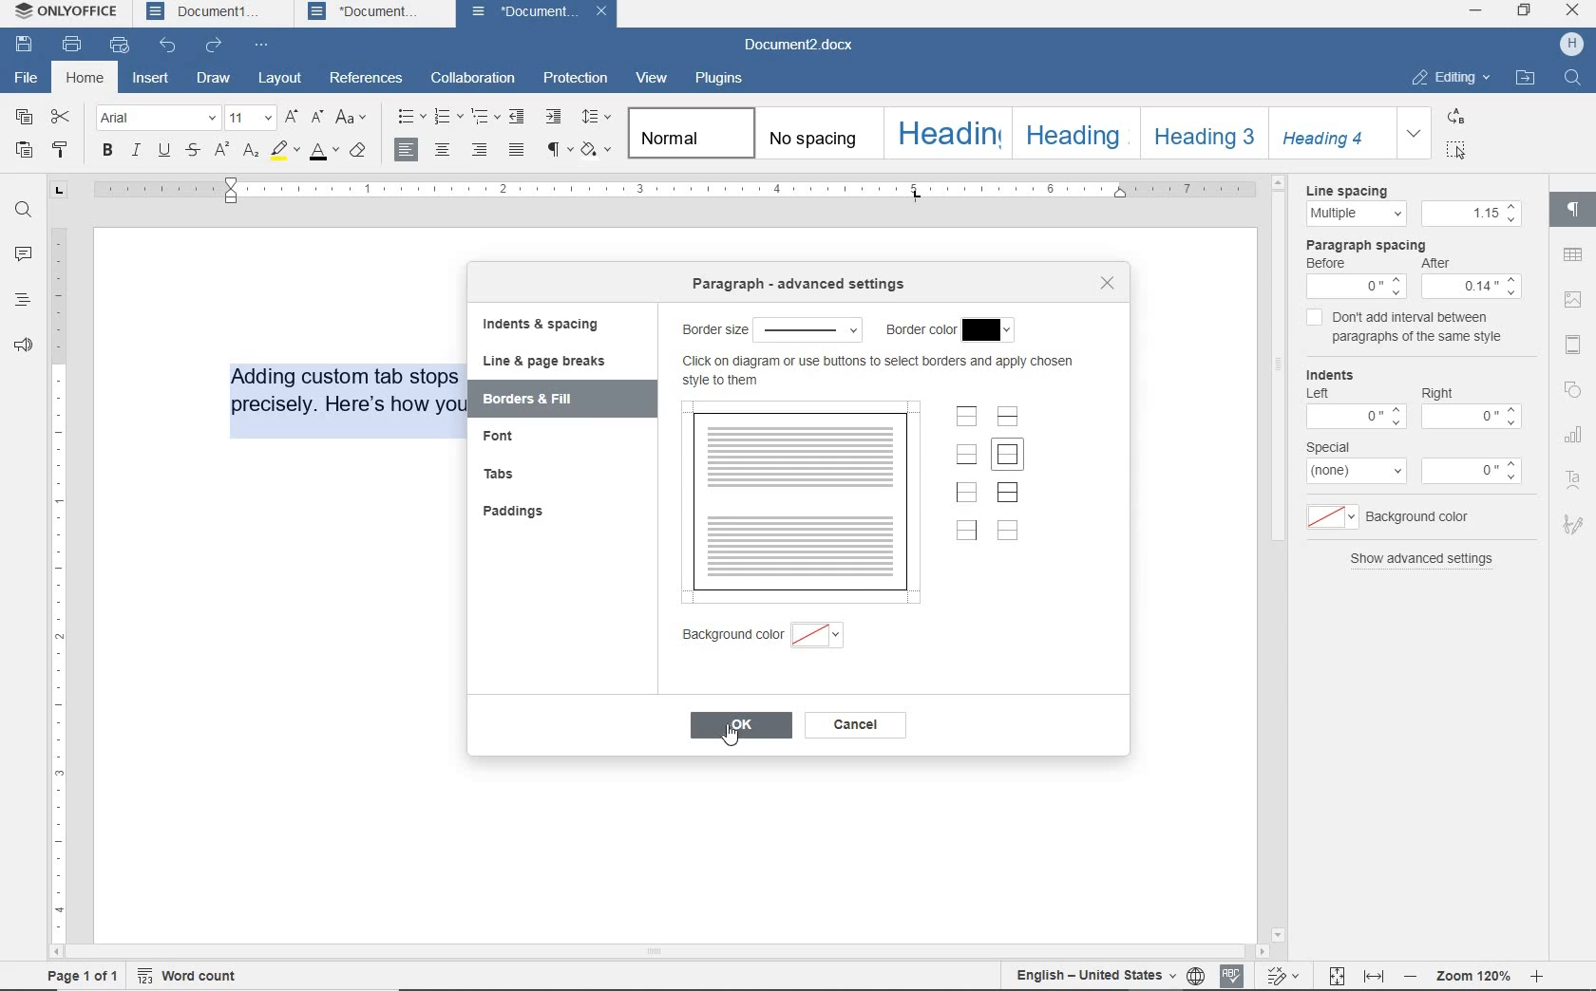  What do you see at coordinates (1333, 134) in the screenshot?
I see `heading 4` at bounding box center [1333, 134].